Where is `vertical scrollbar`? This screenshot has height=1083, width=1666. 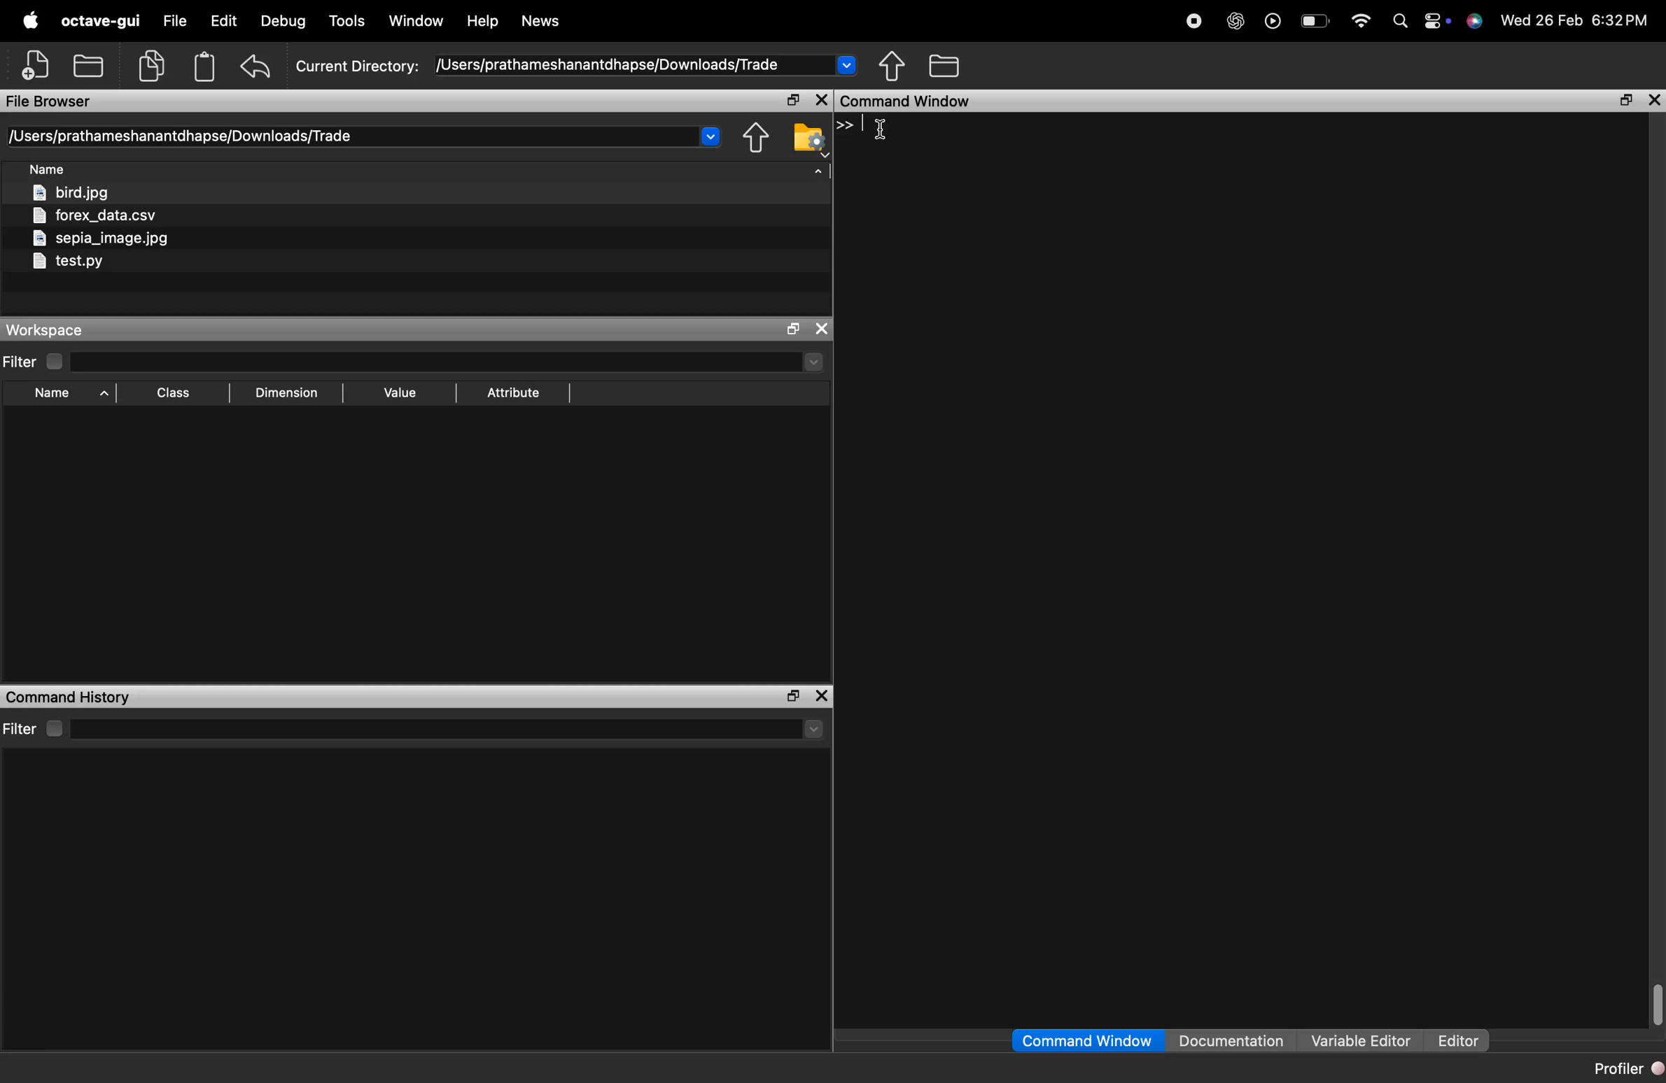 vertical scrollbar is located at coordinates (1654, 1001).